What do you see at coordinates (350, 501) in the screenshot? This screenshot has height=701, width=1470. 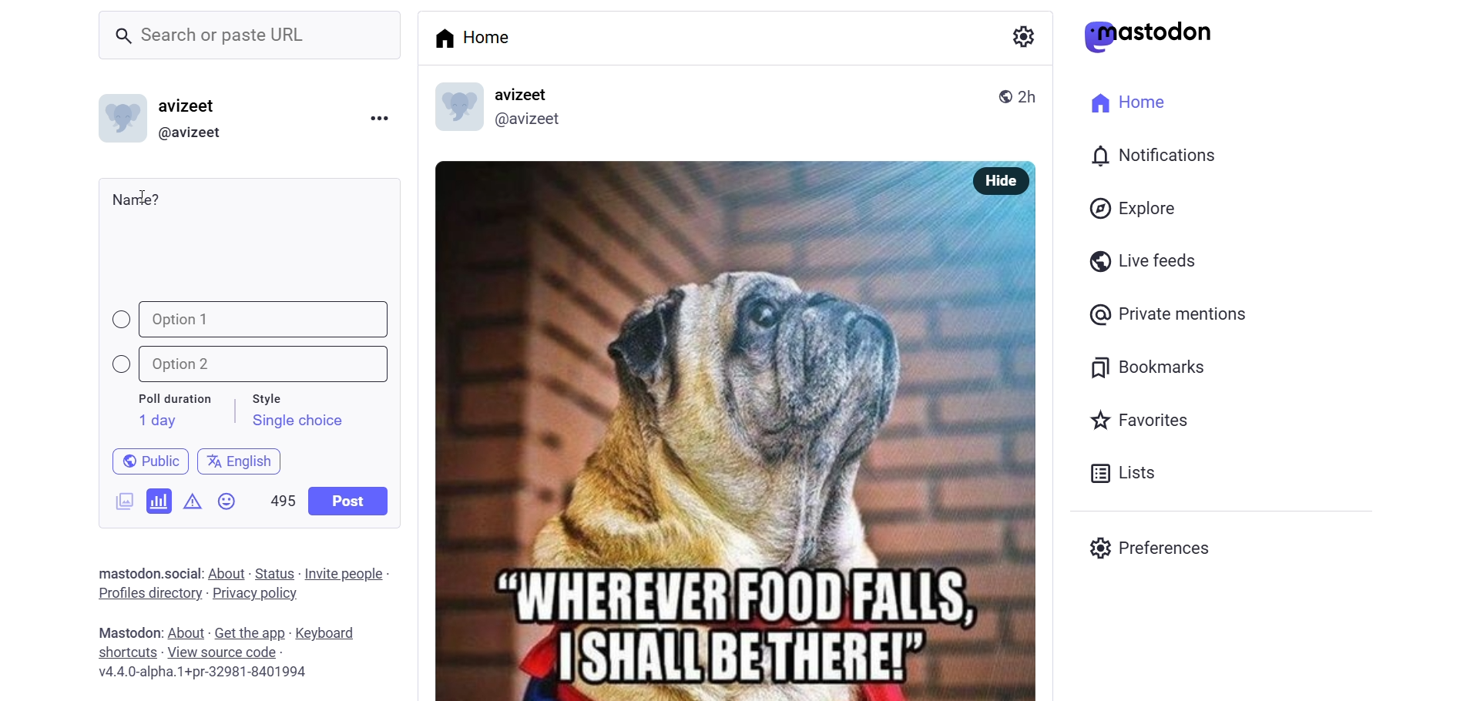 I see `post` at bounding box center [350, 501].